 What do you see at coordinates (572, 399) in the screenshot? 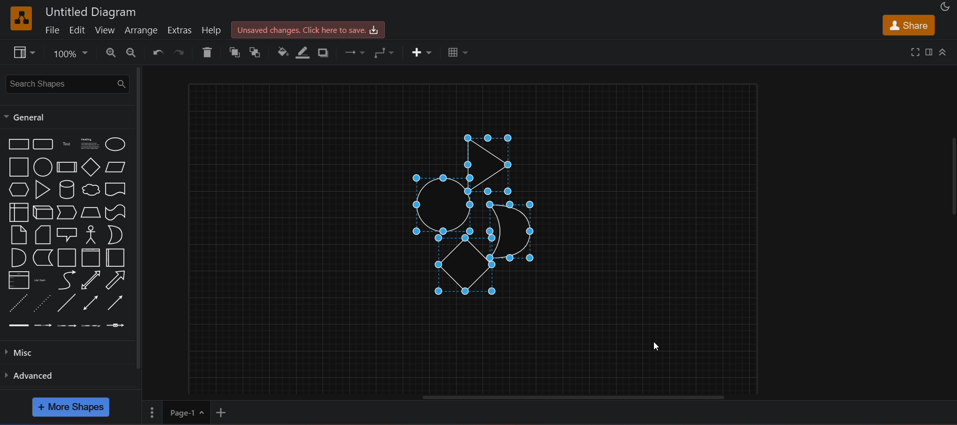
I see `horizontal scroll bar` at bounding box center [572, 399].